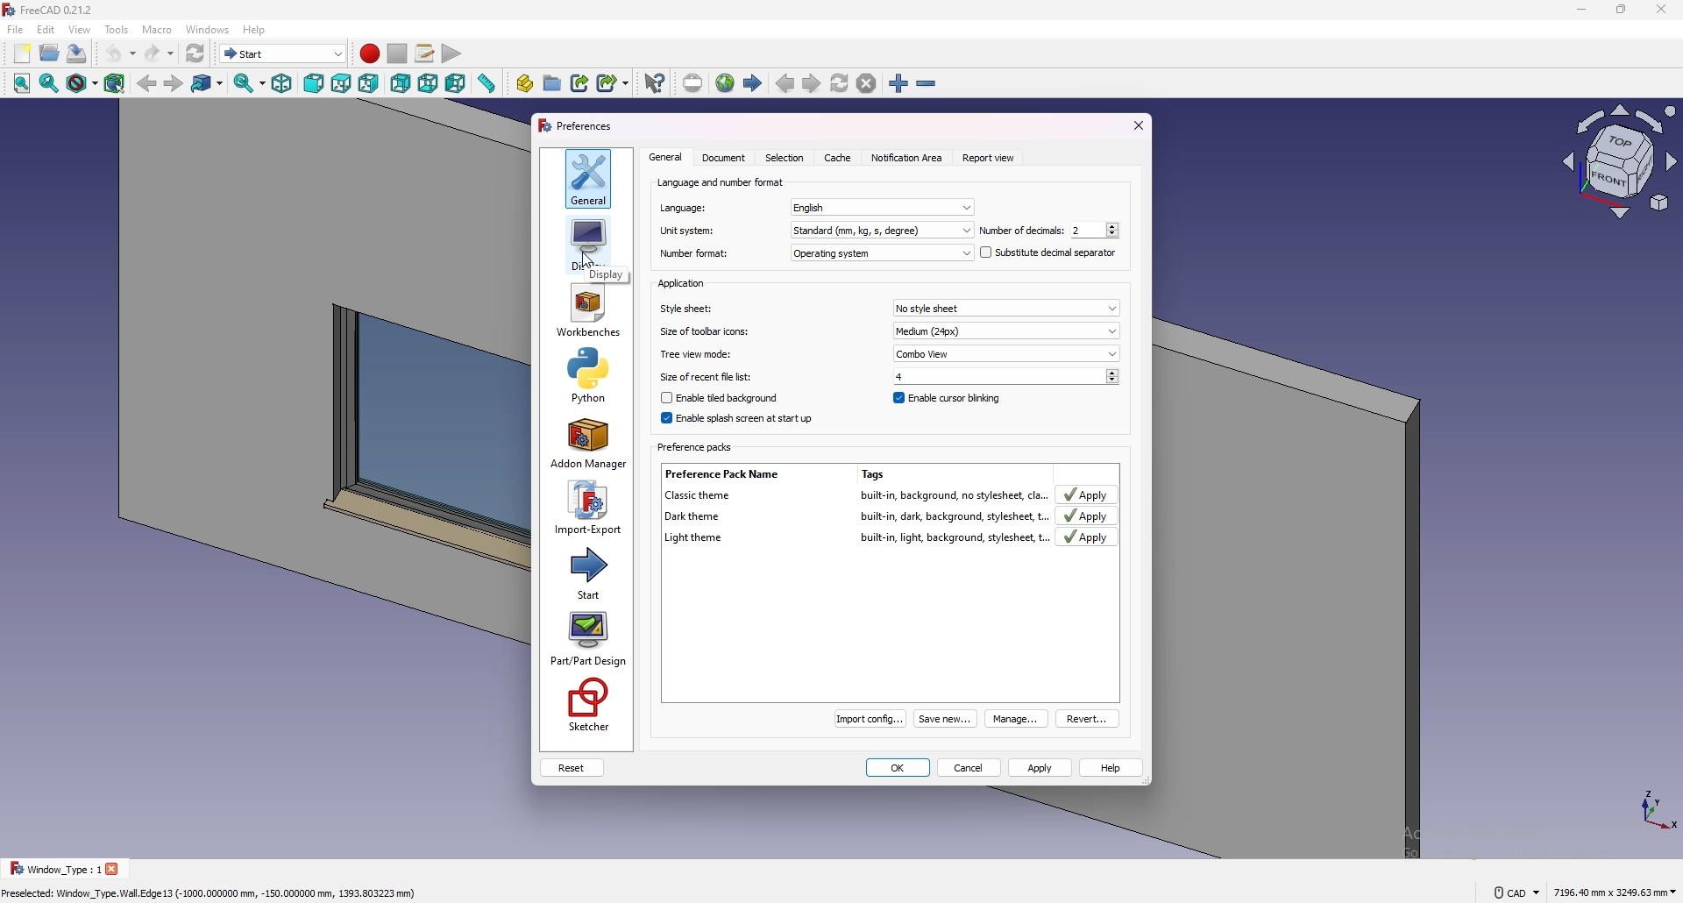  What do you see at coordinates (397, 53) in the screenshot?
I see `stop recording macros` at bounding box center [397, 53].